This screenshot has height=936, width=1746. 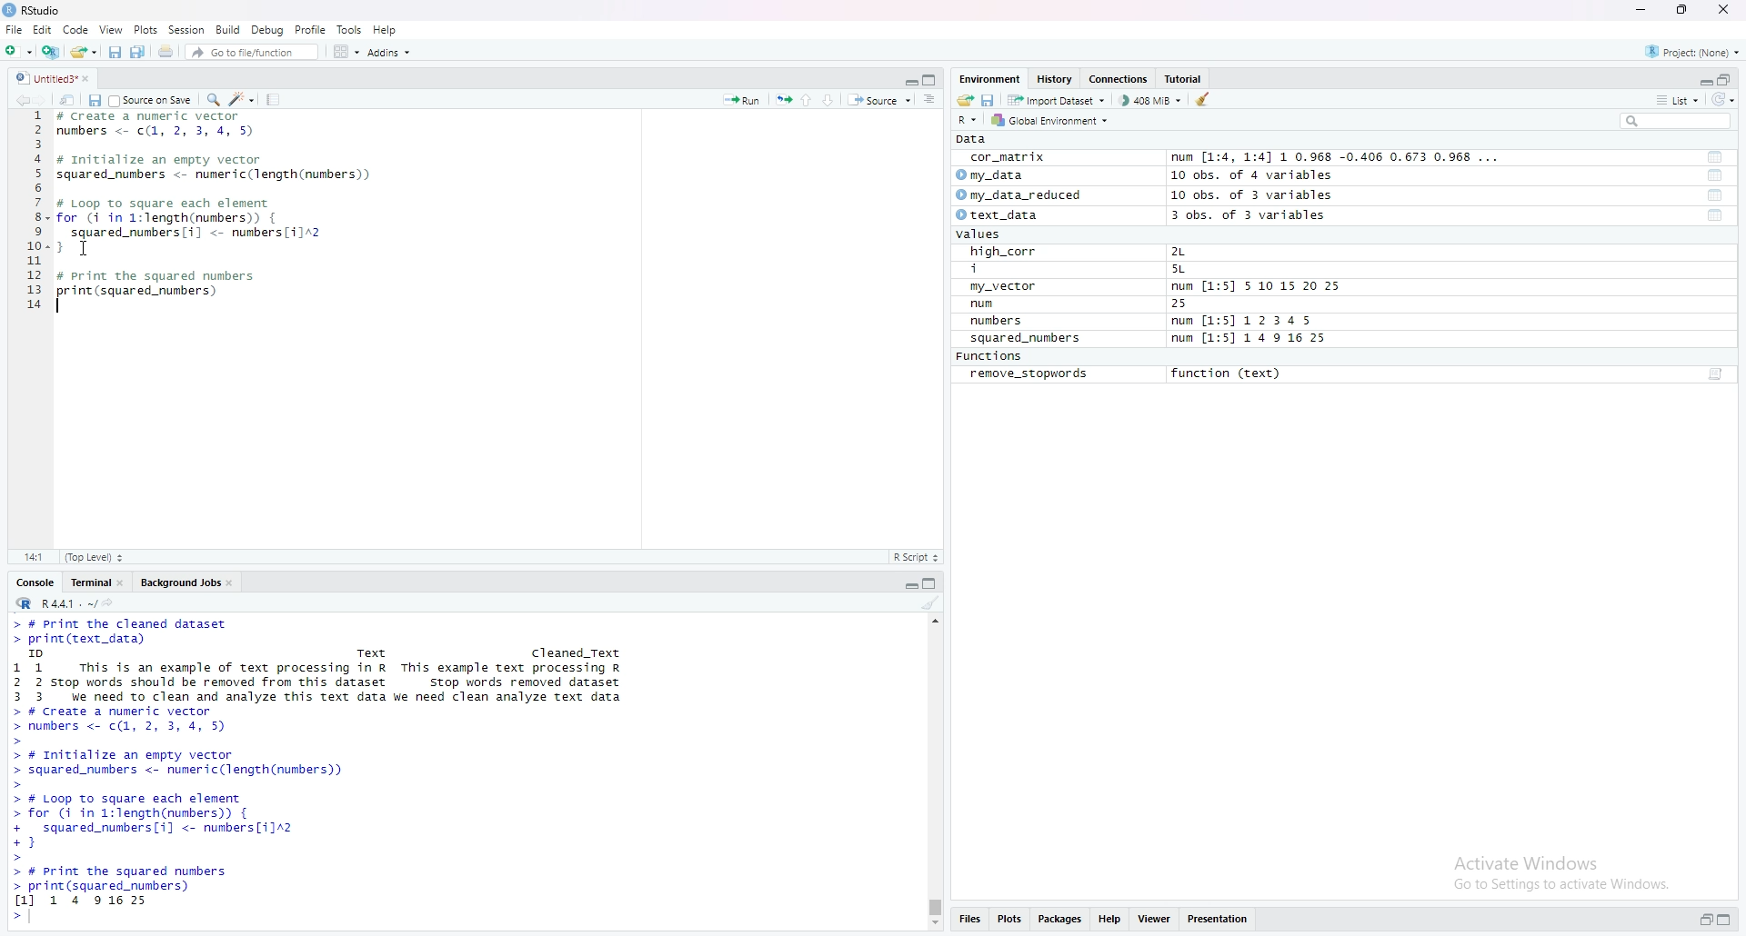 What do you see at coordinates (1005, 287) in the screenshot?
I see `my_vector` at bounding box center [1005, 287].